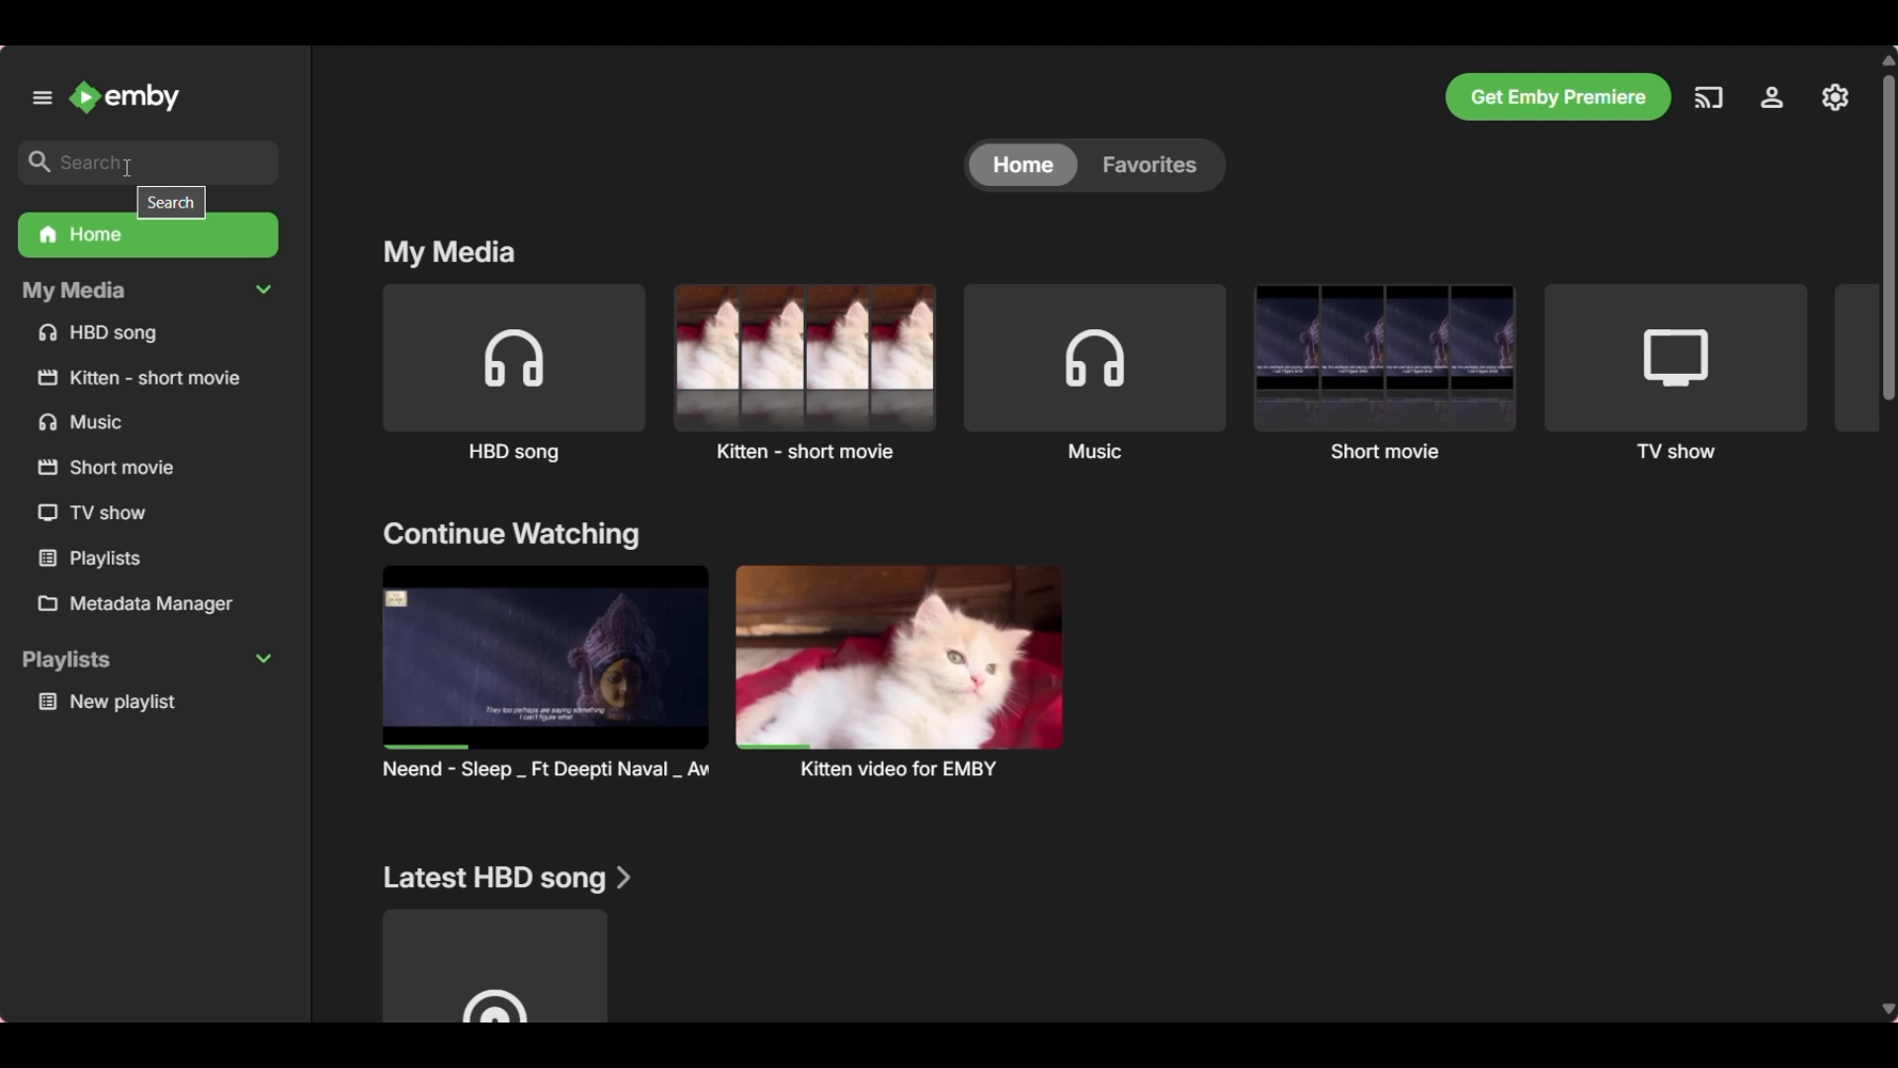 The height and width of the screenshot is (1068, 1898). What do you see at coordinates (1887, 1011) in the screenshot?
I see `Quick slide to bottom` at bounding box center [1887, 1011].